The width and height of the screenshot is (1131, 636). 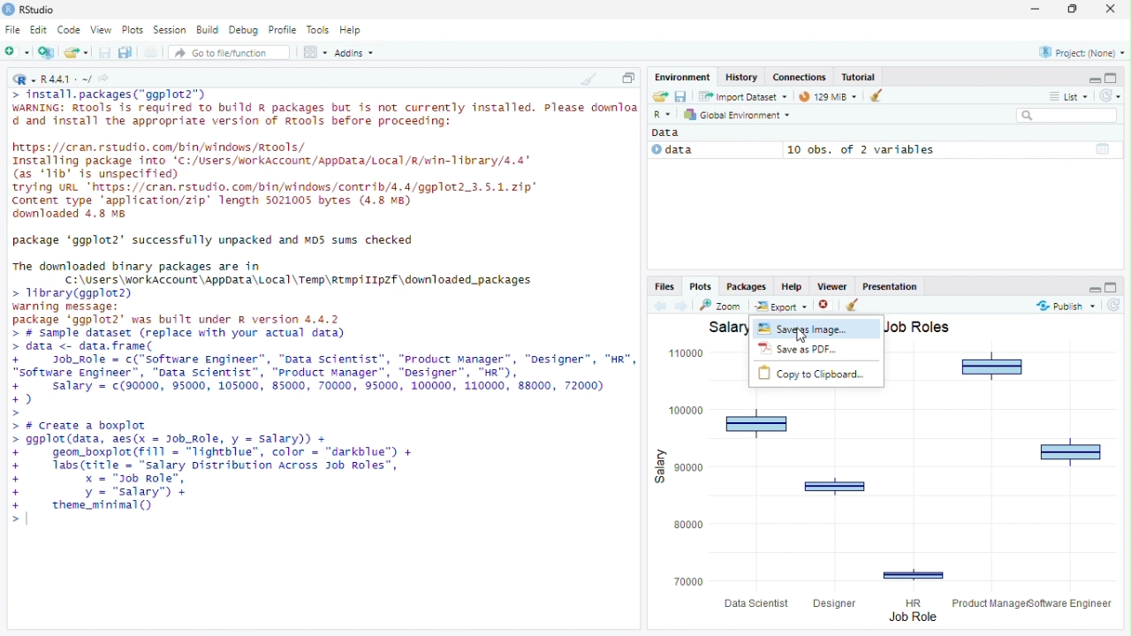 I want to click on View the current working directory, so click(x=103, y=79).